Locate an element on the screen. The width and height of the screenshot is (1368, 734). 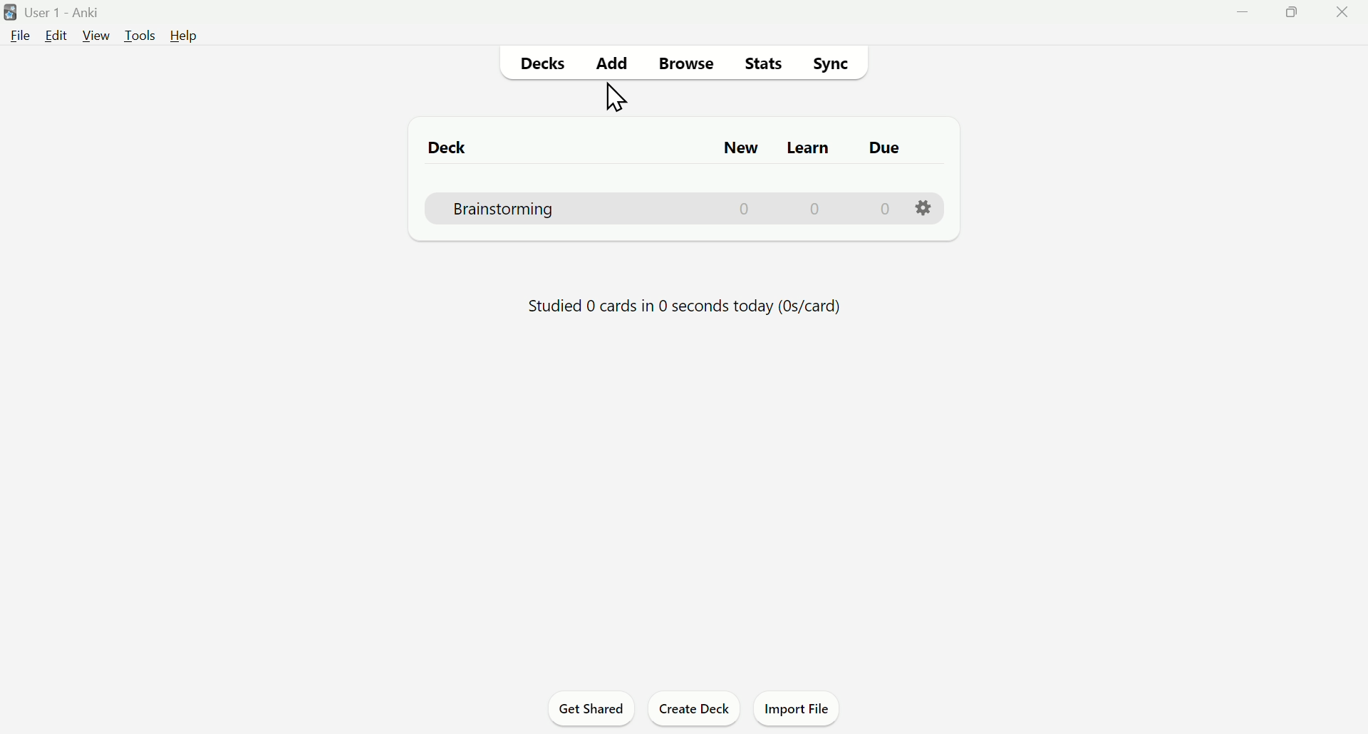
Stats is located at coordinates (765, 61).